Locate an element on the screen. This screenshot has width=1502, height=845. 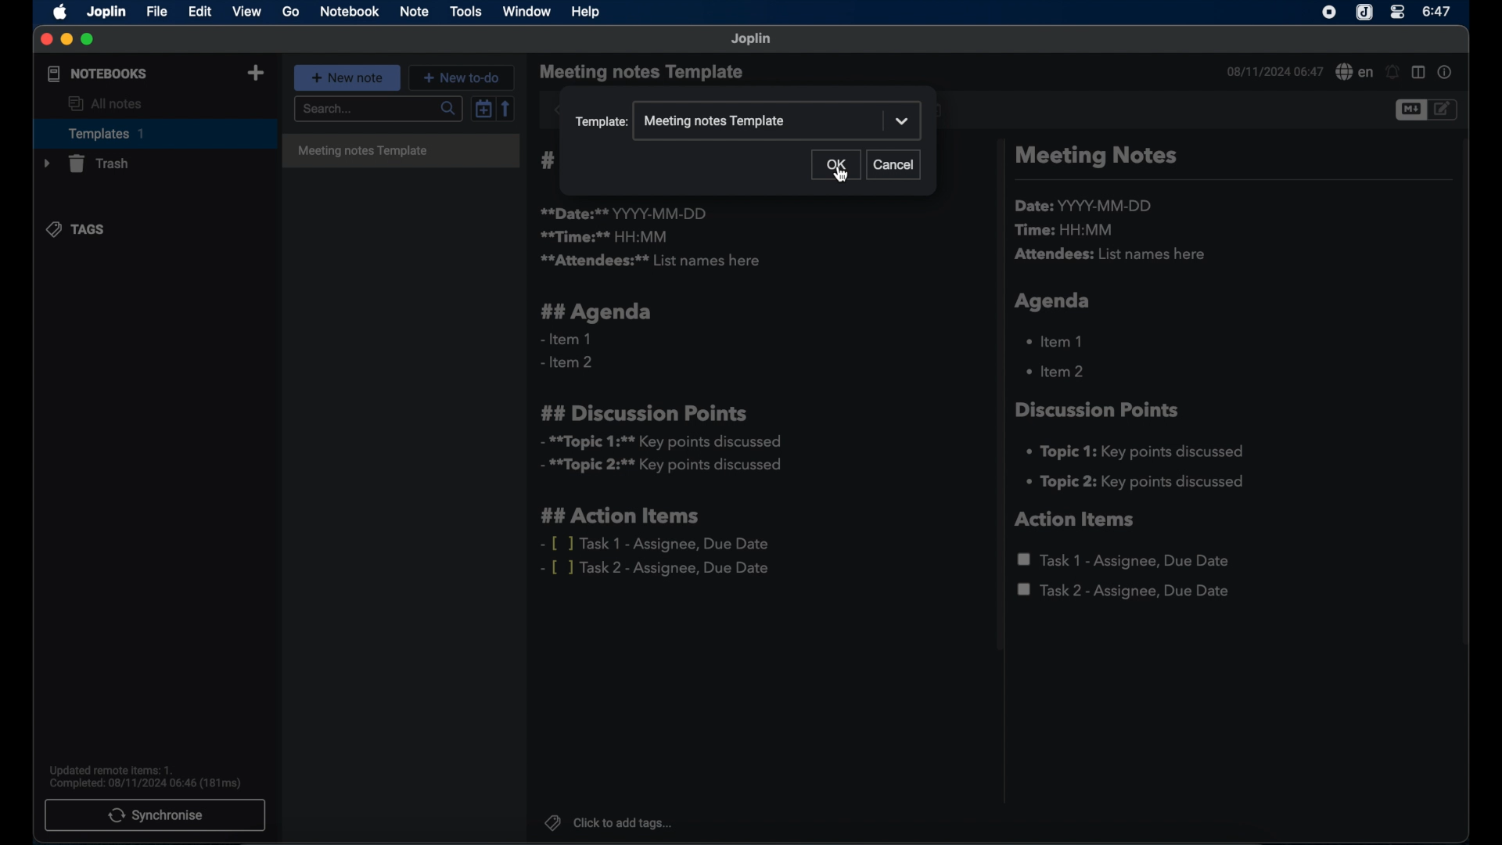
## discussion points is located at coordinates (644, 412).